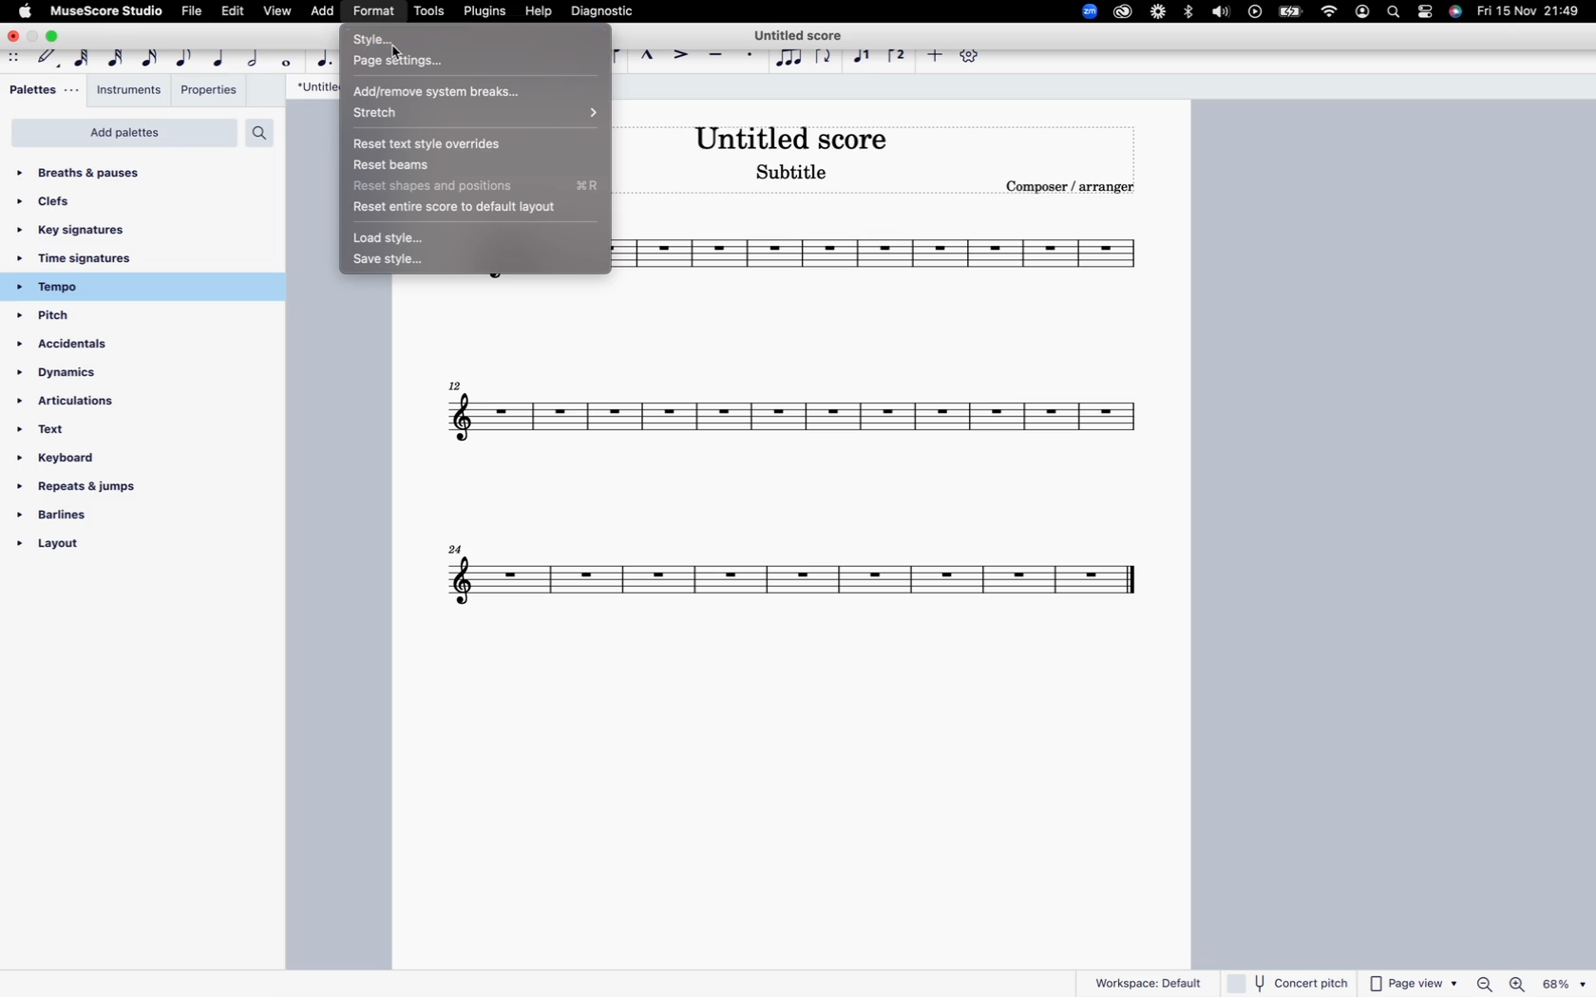 This screenshot has width=1596, height=997. Describe the element at coordinates (105, 10) in the screenshot. I see `musescore studio` at that location.